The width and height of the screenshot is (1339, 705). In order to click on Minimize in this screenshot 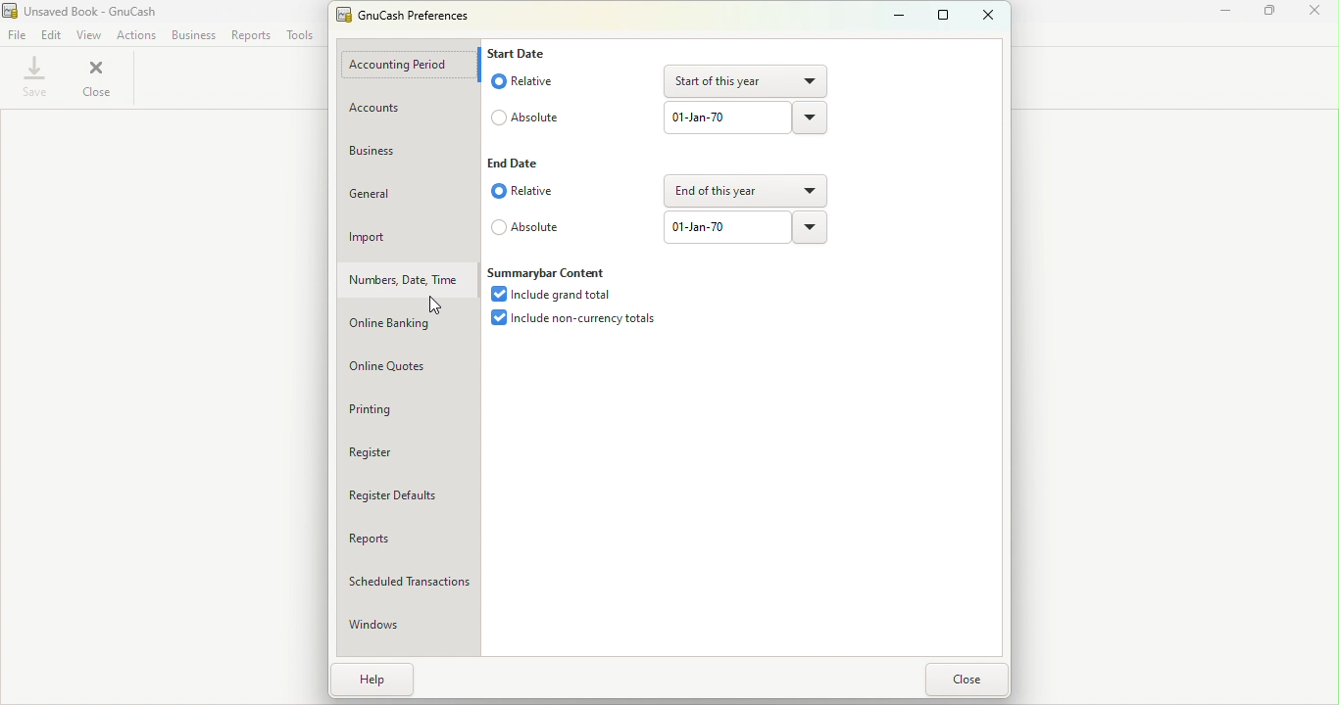, I will do `click(1216, 13)`.